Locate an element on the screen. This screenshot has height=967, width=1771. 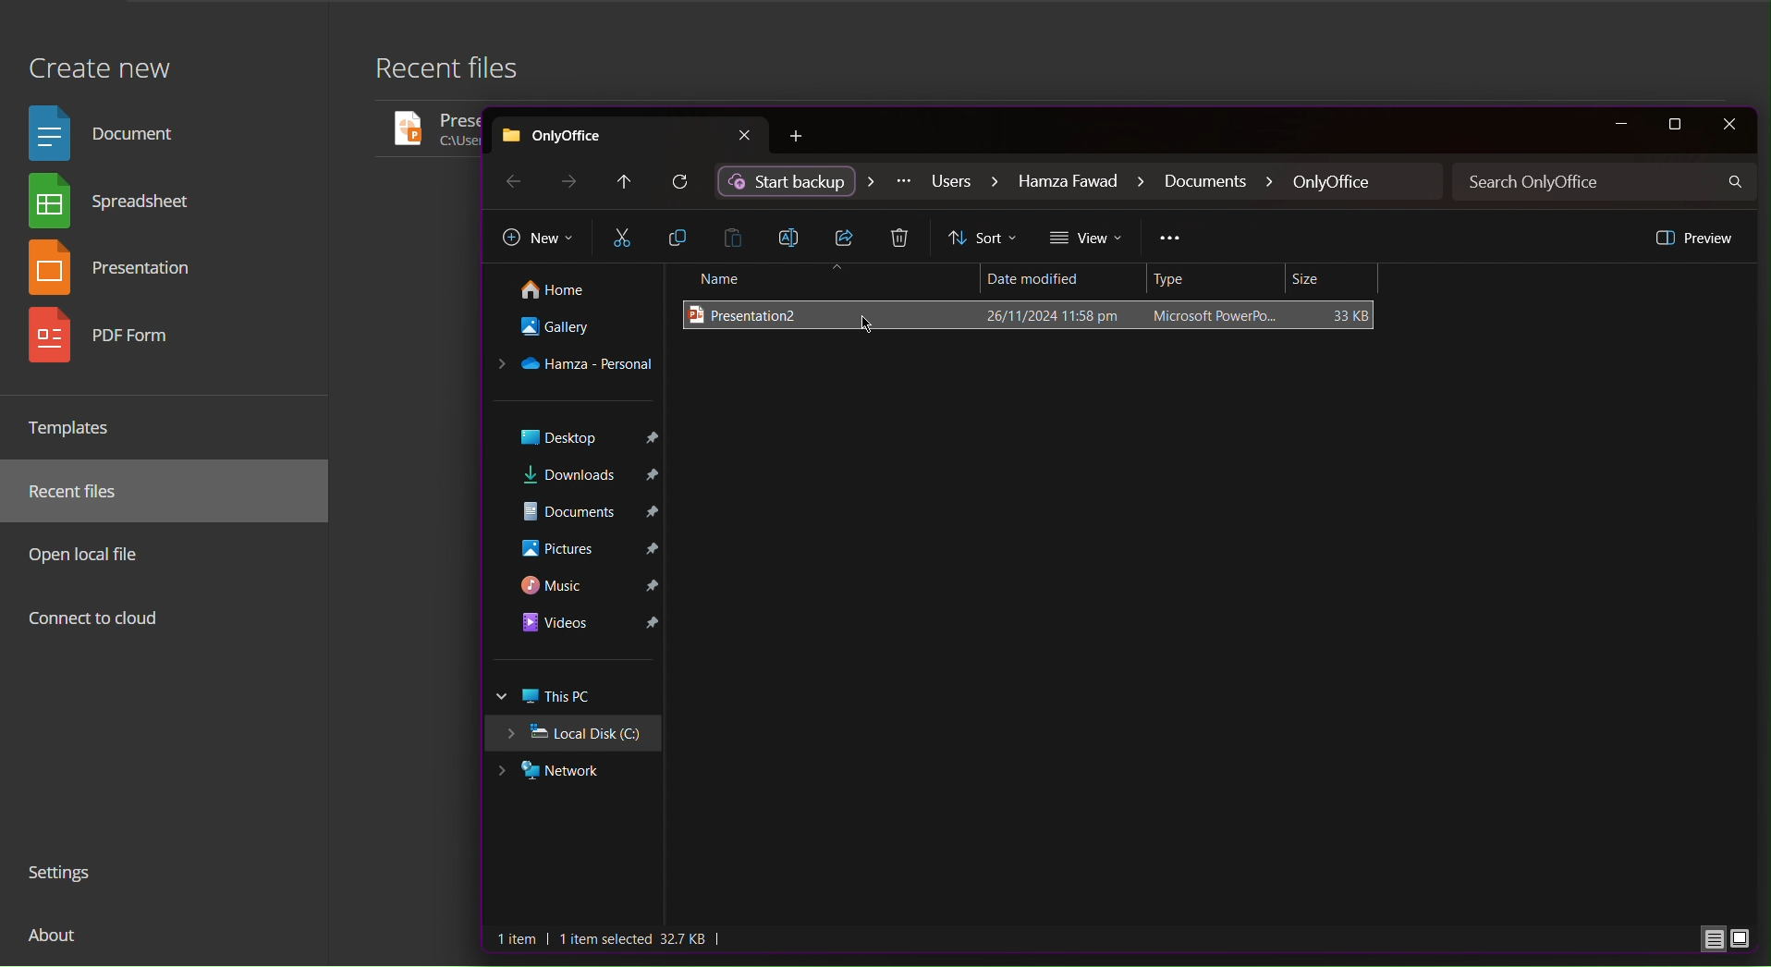
Search OnlyOffice is located at coordinates (1606, 182).